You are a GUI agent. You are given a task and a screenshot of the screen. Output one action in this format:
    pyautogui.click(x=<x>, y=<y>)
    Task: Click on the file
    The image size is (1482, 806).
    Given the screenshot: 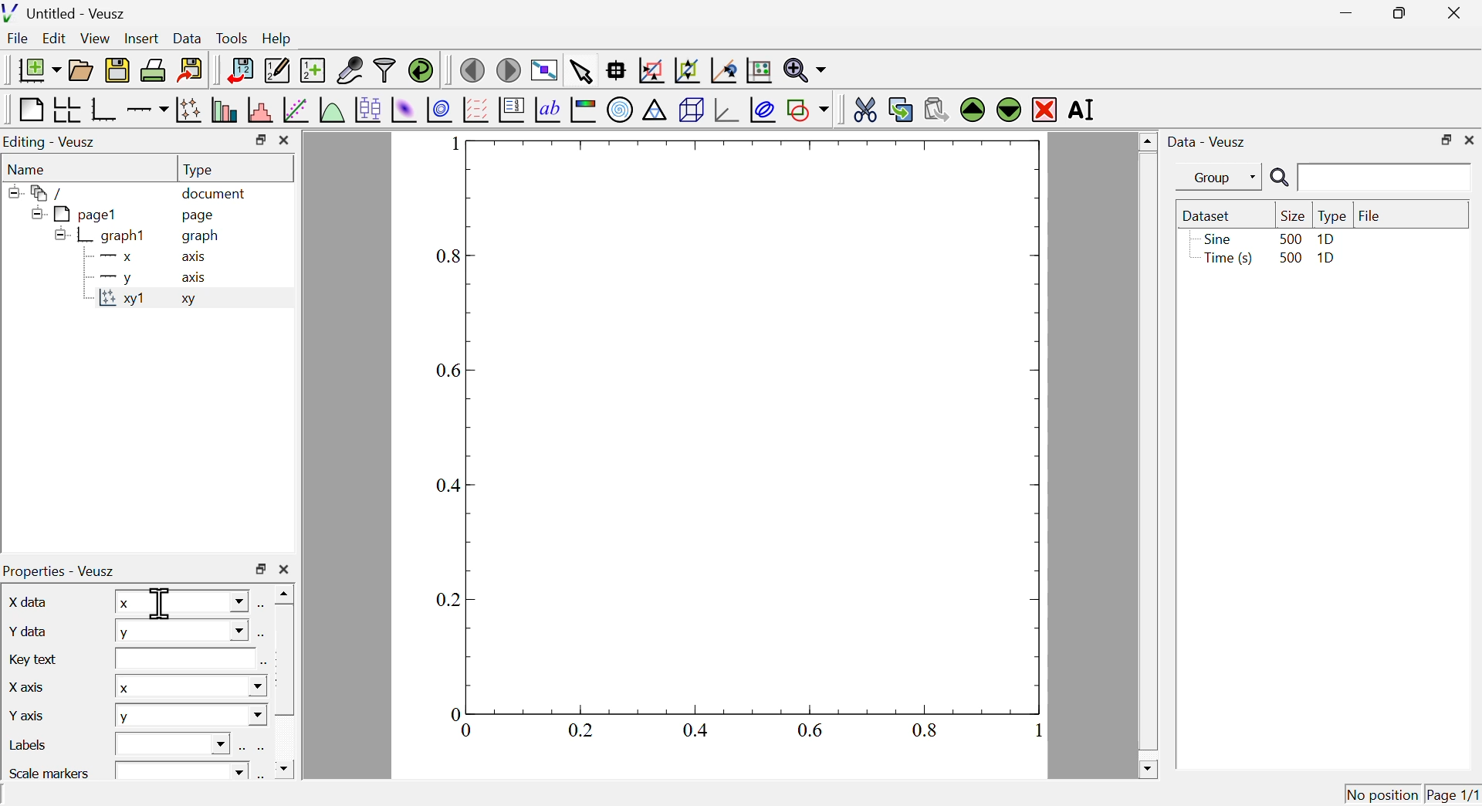 What is the action you would take?
    pyautogui.click(x=19, y=40)
    